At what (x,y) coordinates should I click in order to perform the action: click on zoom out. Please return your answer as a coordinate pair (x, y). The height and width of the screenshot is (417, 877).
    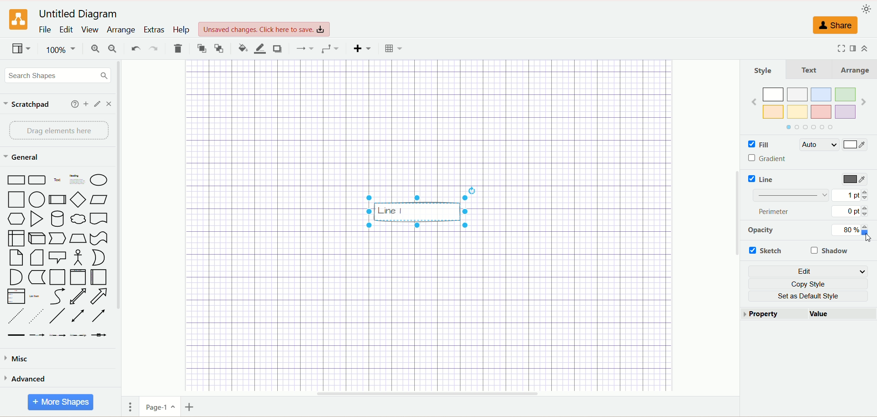
    Looking at the image, I should click on (112, 48).